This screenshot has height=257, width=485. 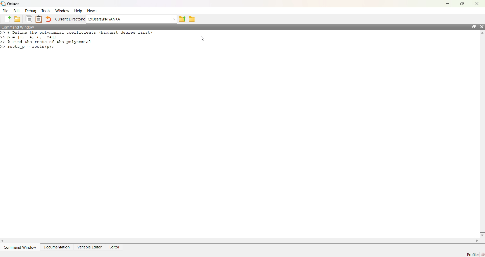 I want to click on Folder, so click(x=191, y=19).